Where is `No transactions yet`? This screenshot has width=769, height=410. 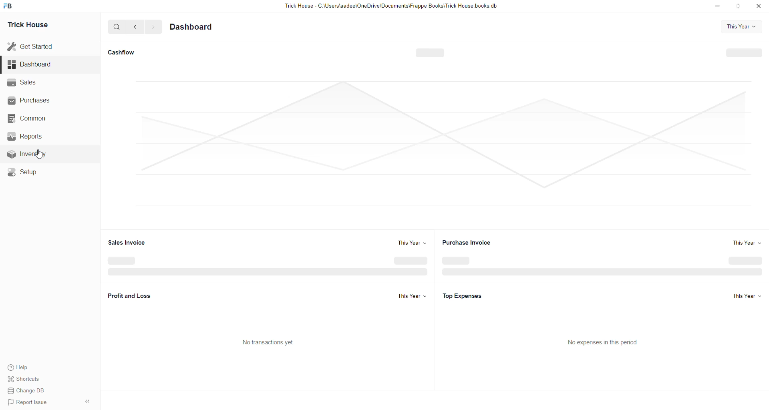 No transactions yet is located at coordinates (270, 344).